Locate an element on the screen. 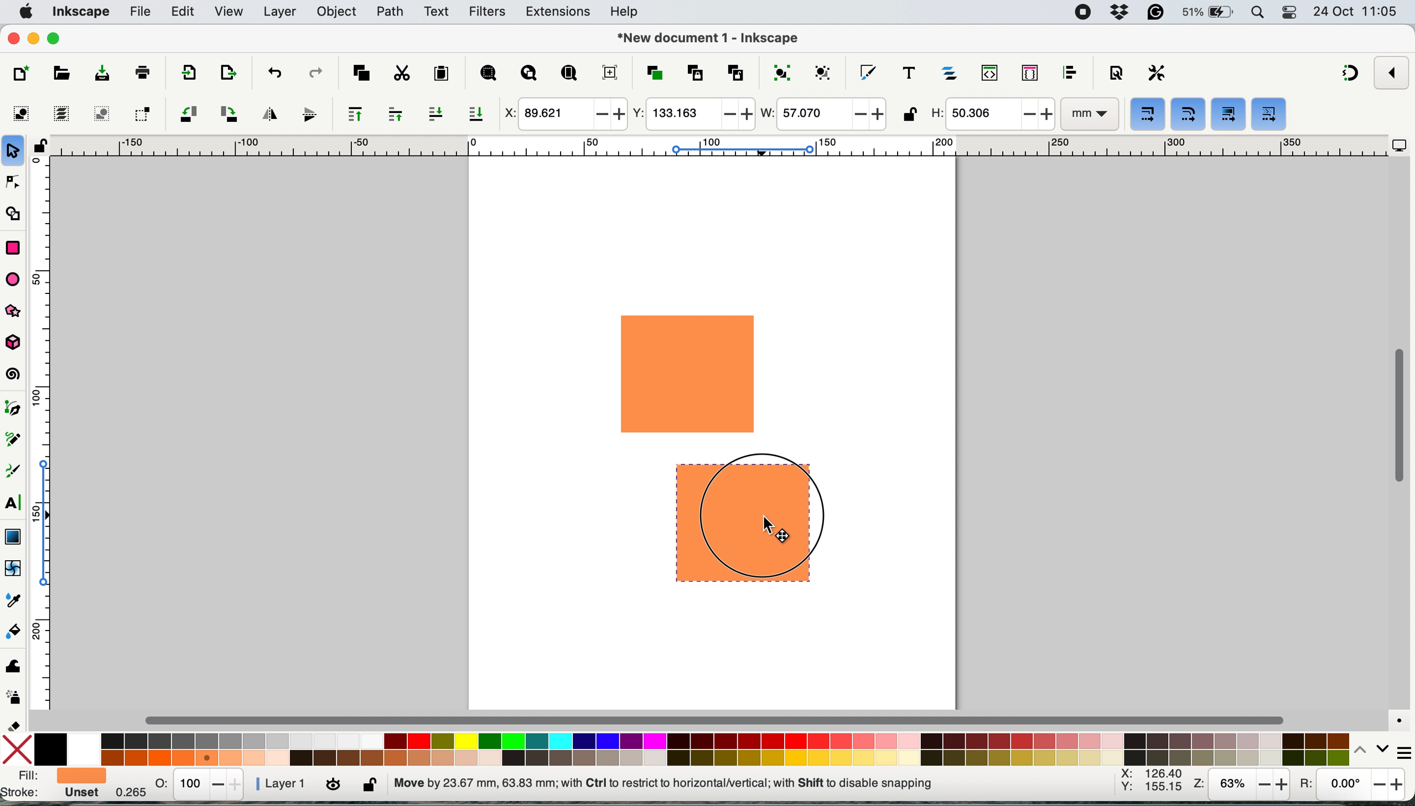 This screenshot has width=1415, height=806. y coordinate is located at coordinates (692, 113).